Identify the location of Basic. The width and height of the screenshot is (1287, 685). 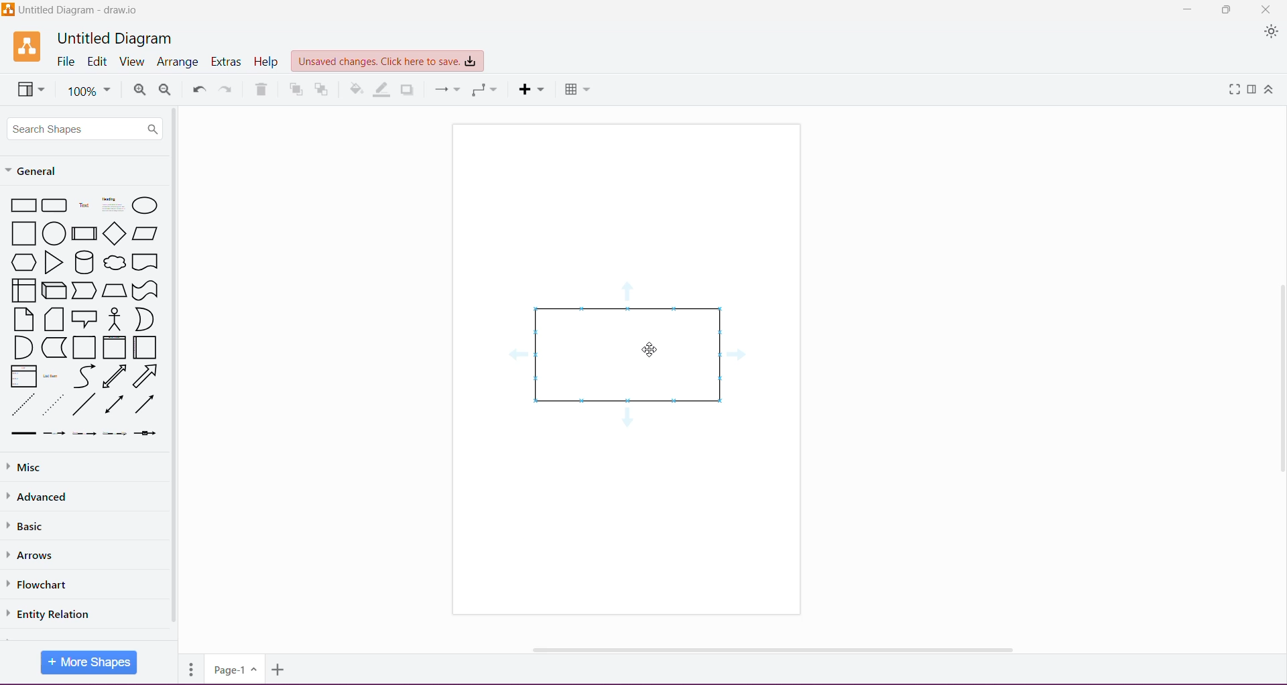
(29, 525).